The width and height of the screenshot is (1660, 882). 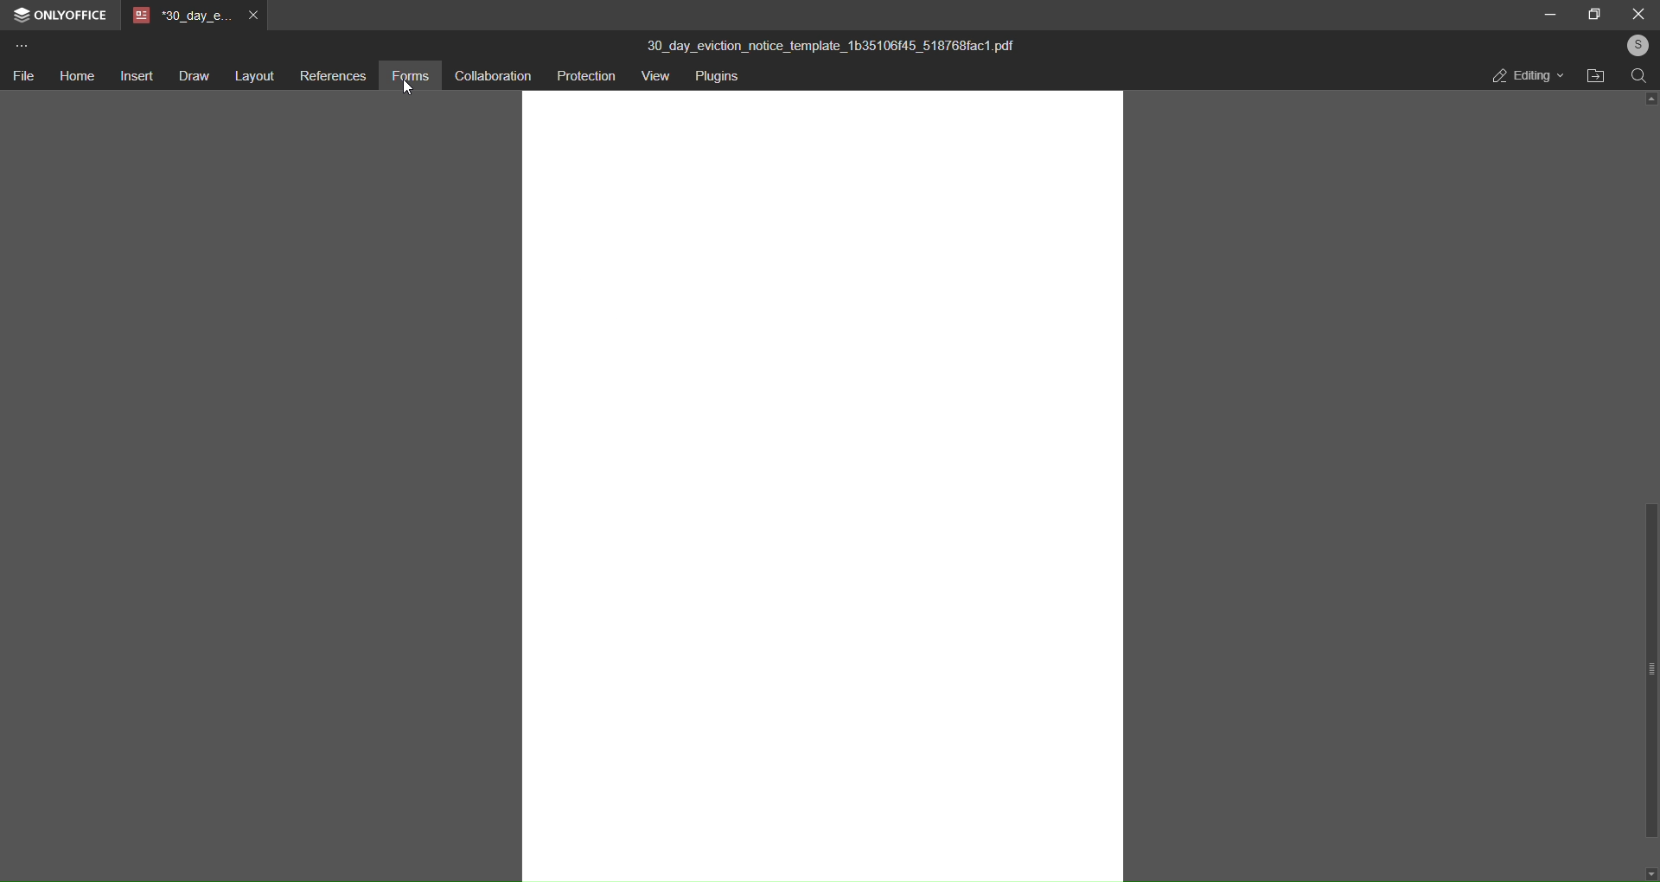 I want to click on draw, so click(x=191, y=75).